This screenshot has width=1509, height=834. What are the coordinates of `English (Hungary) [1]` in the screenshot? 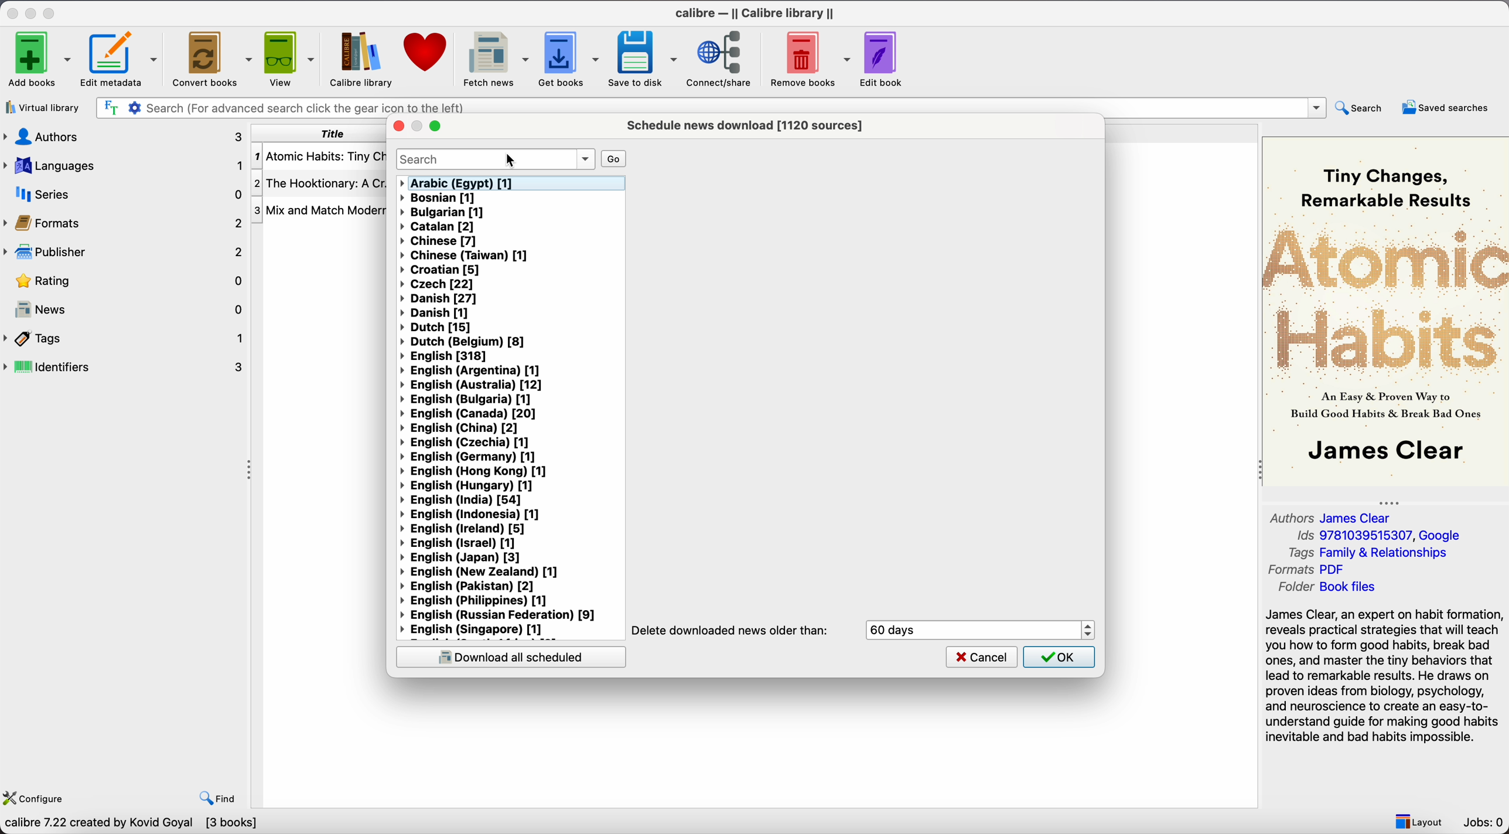 It's located at (469, 486).